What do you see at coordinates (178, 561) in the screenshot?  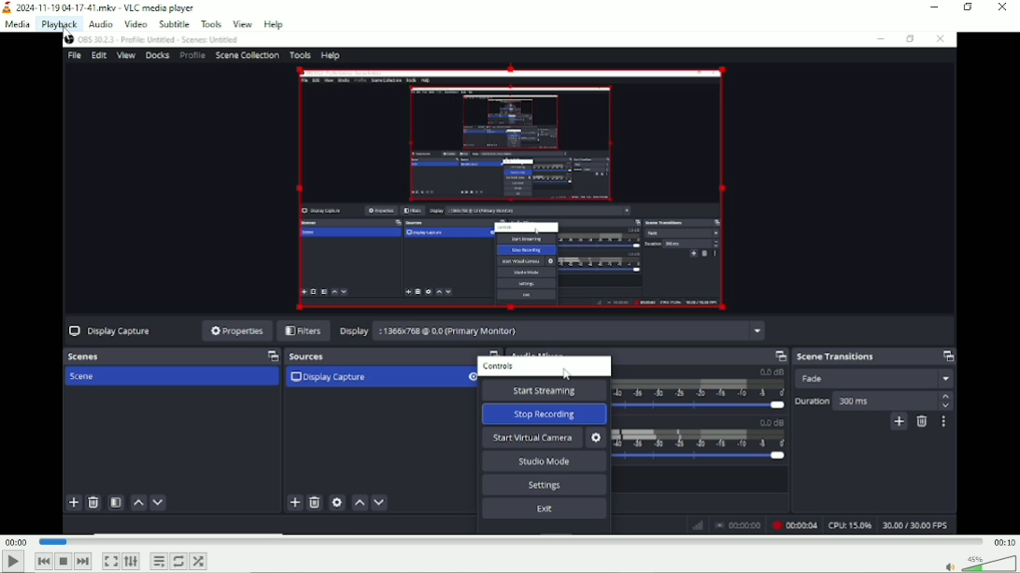 I see `Toggle between loop all, loop one and no loop` at bounding box center [178, 561].